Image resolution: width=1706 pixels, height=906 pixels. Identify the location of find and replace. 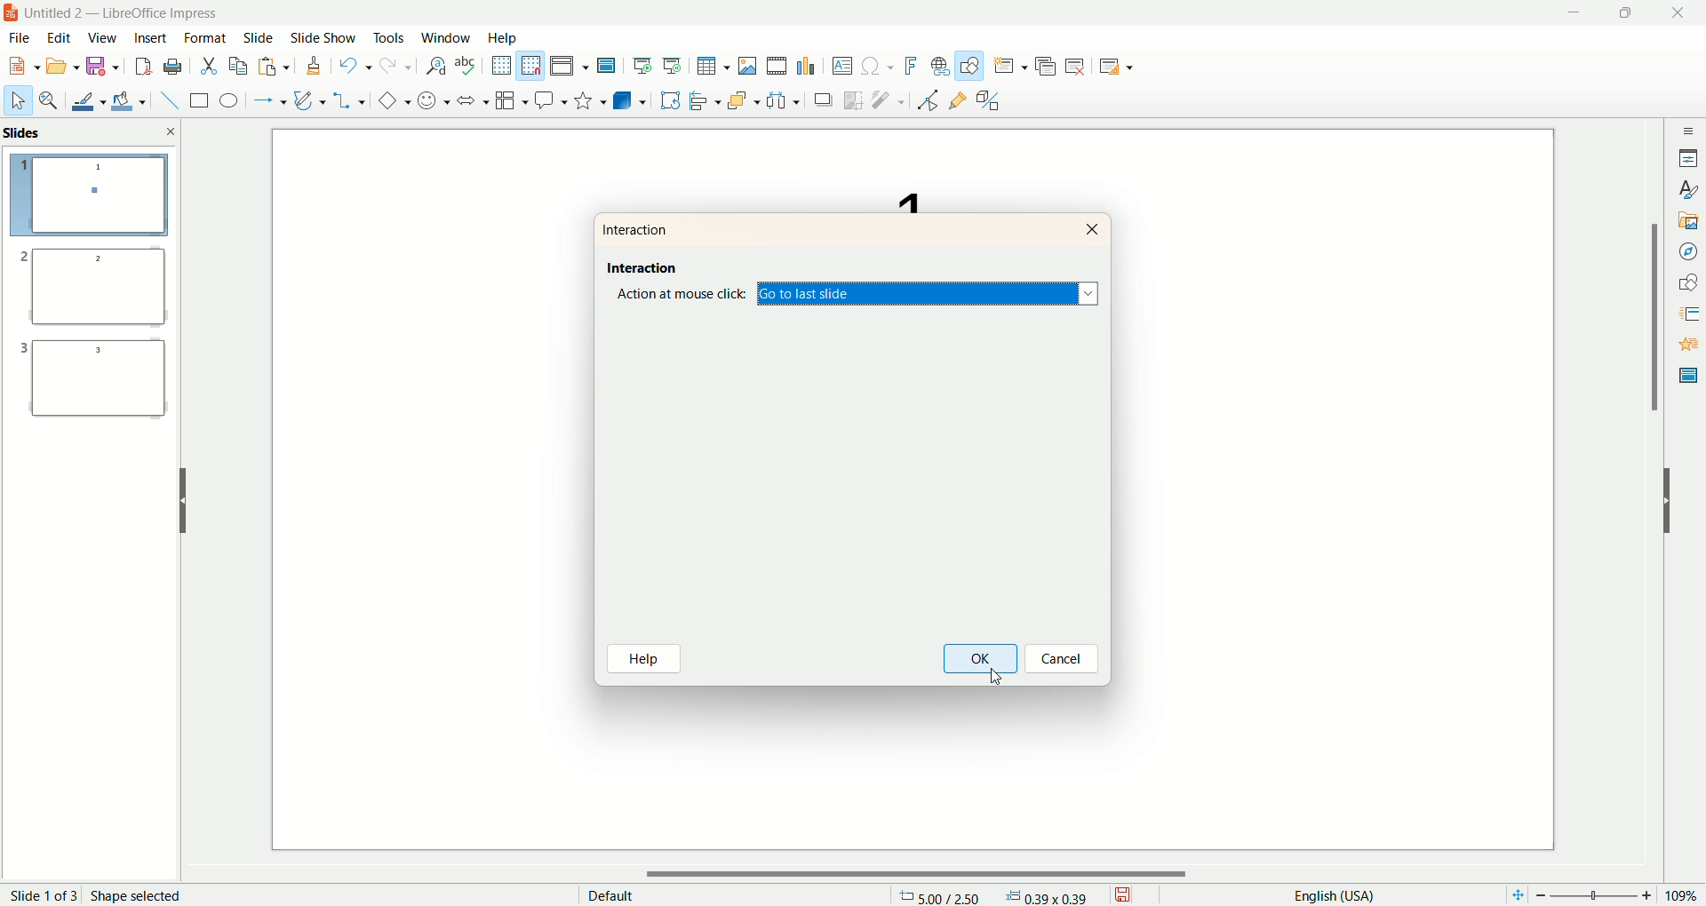
(434, 68).